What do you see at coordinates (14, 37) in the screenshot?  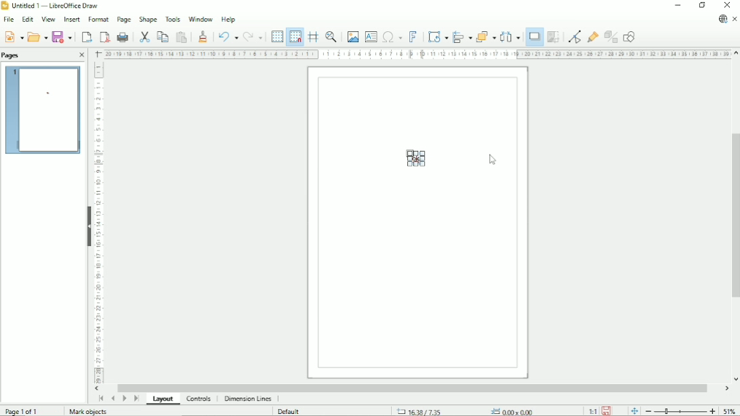 I see `New` at bounding box center [14, 37].